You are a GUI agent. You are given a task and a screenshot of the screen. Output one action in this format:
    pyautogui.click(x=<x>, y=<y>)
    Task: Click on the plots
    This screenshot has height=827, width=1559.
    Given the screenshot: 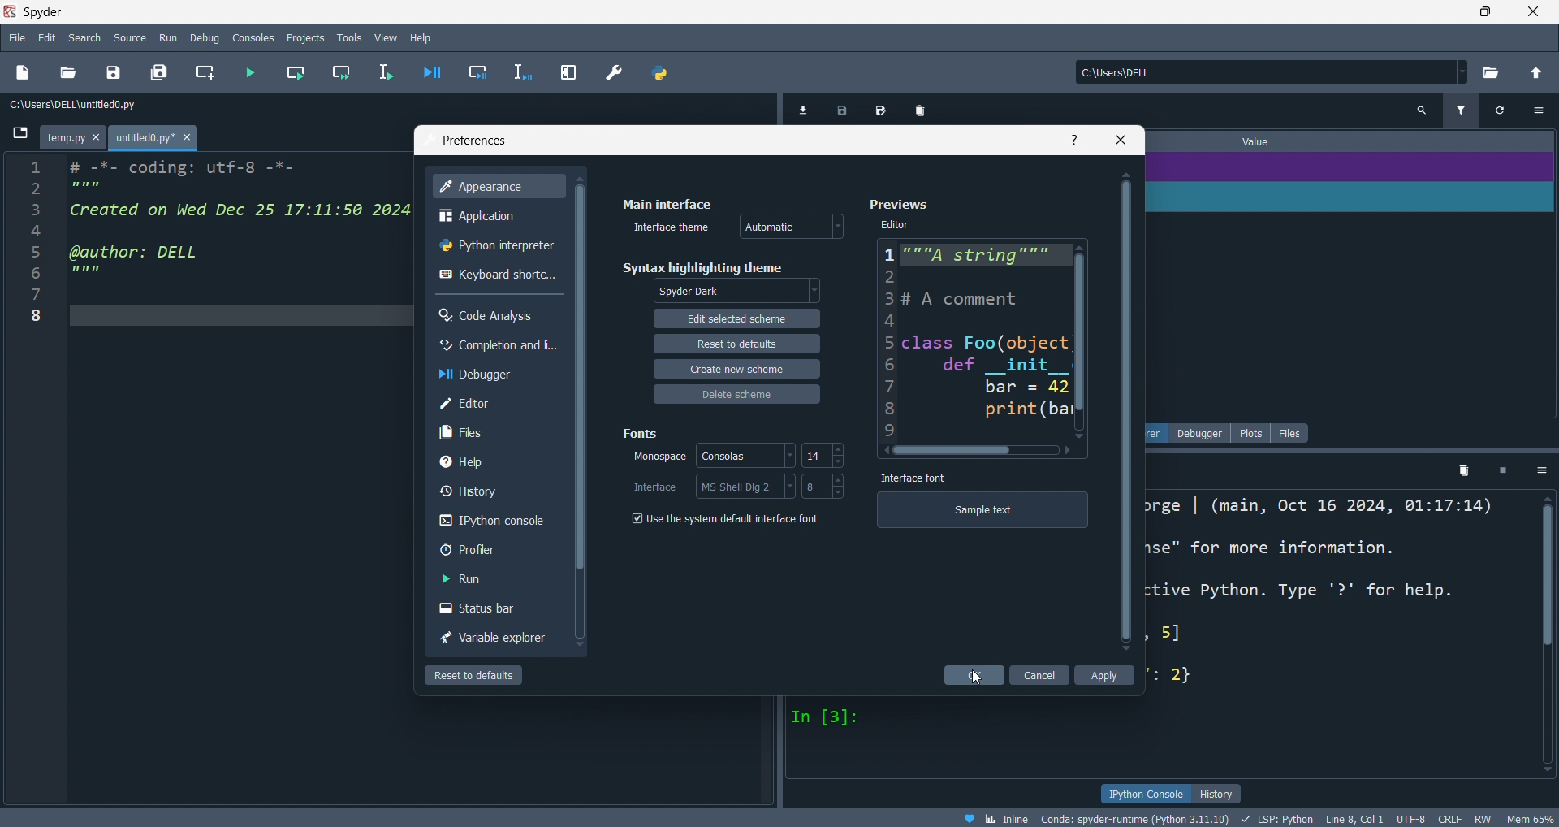 What is the action you would take?
    pyautogui.click(x=1254, y=431)
    